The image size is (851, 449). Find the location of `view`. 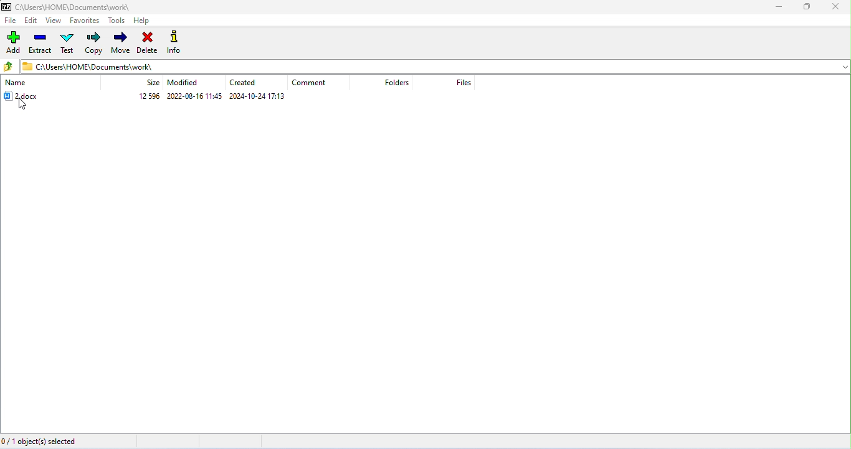

view is located at coordinates (53, 20).